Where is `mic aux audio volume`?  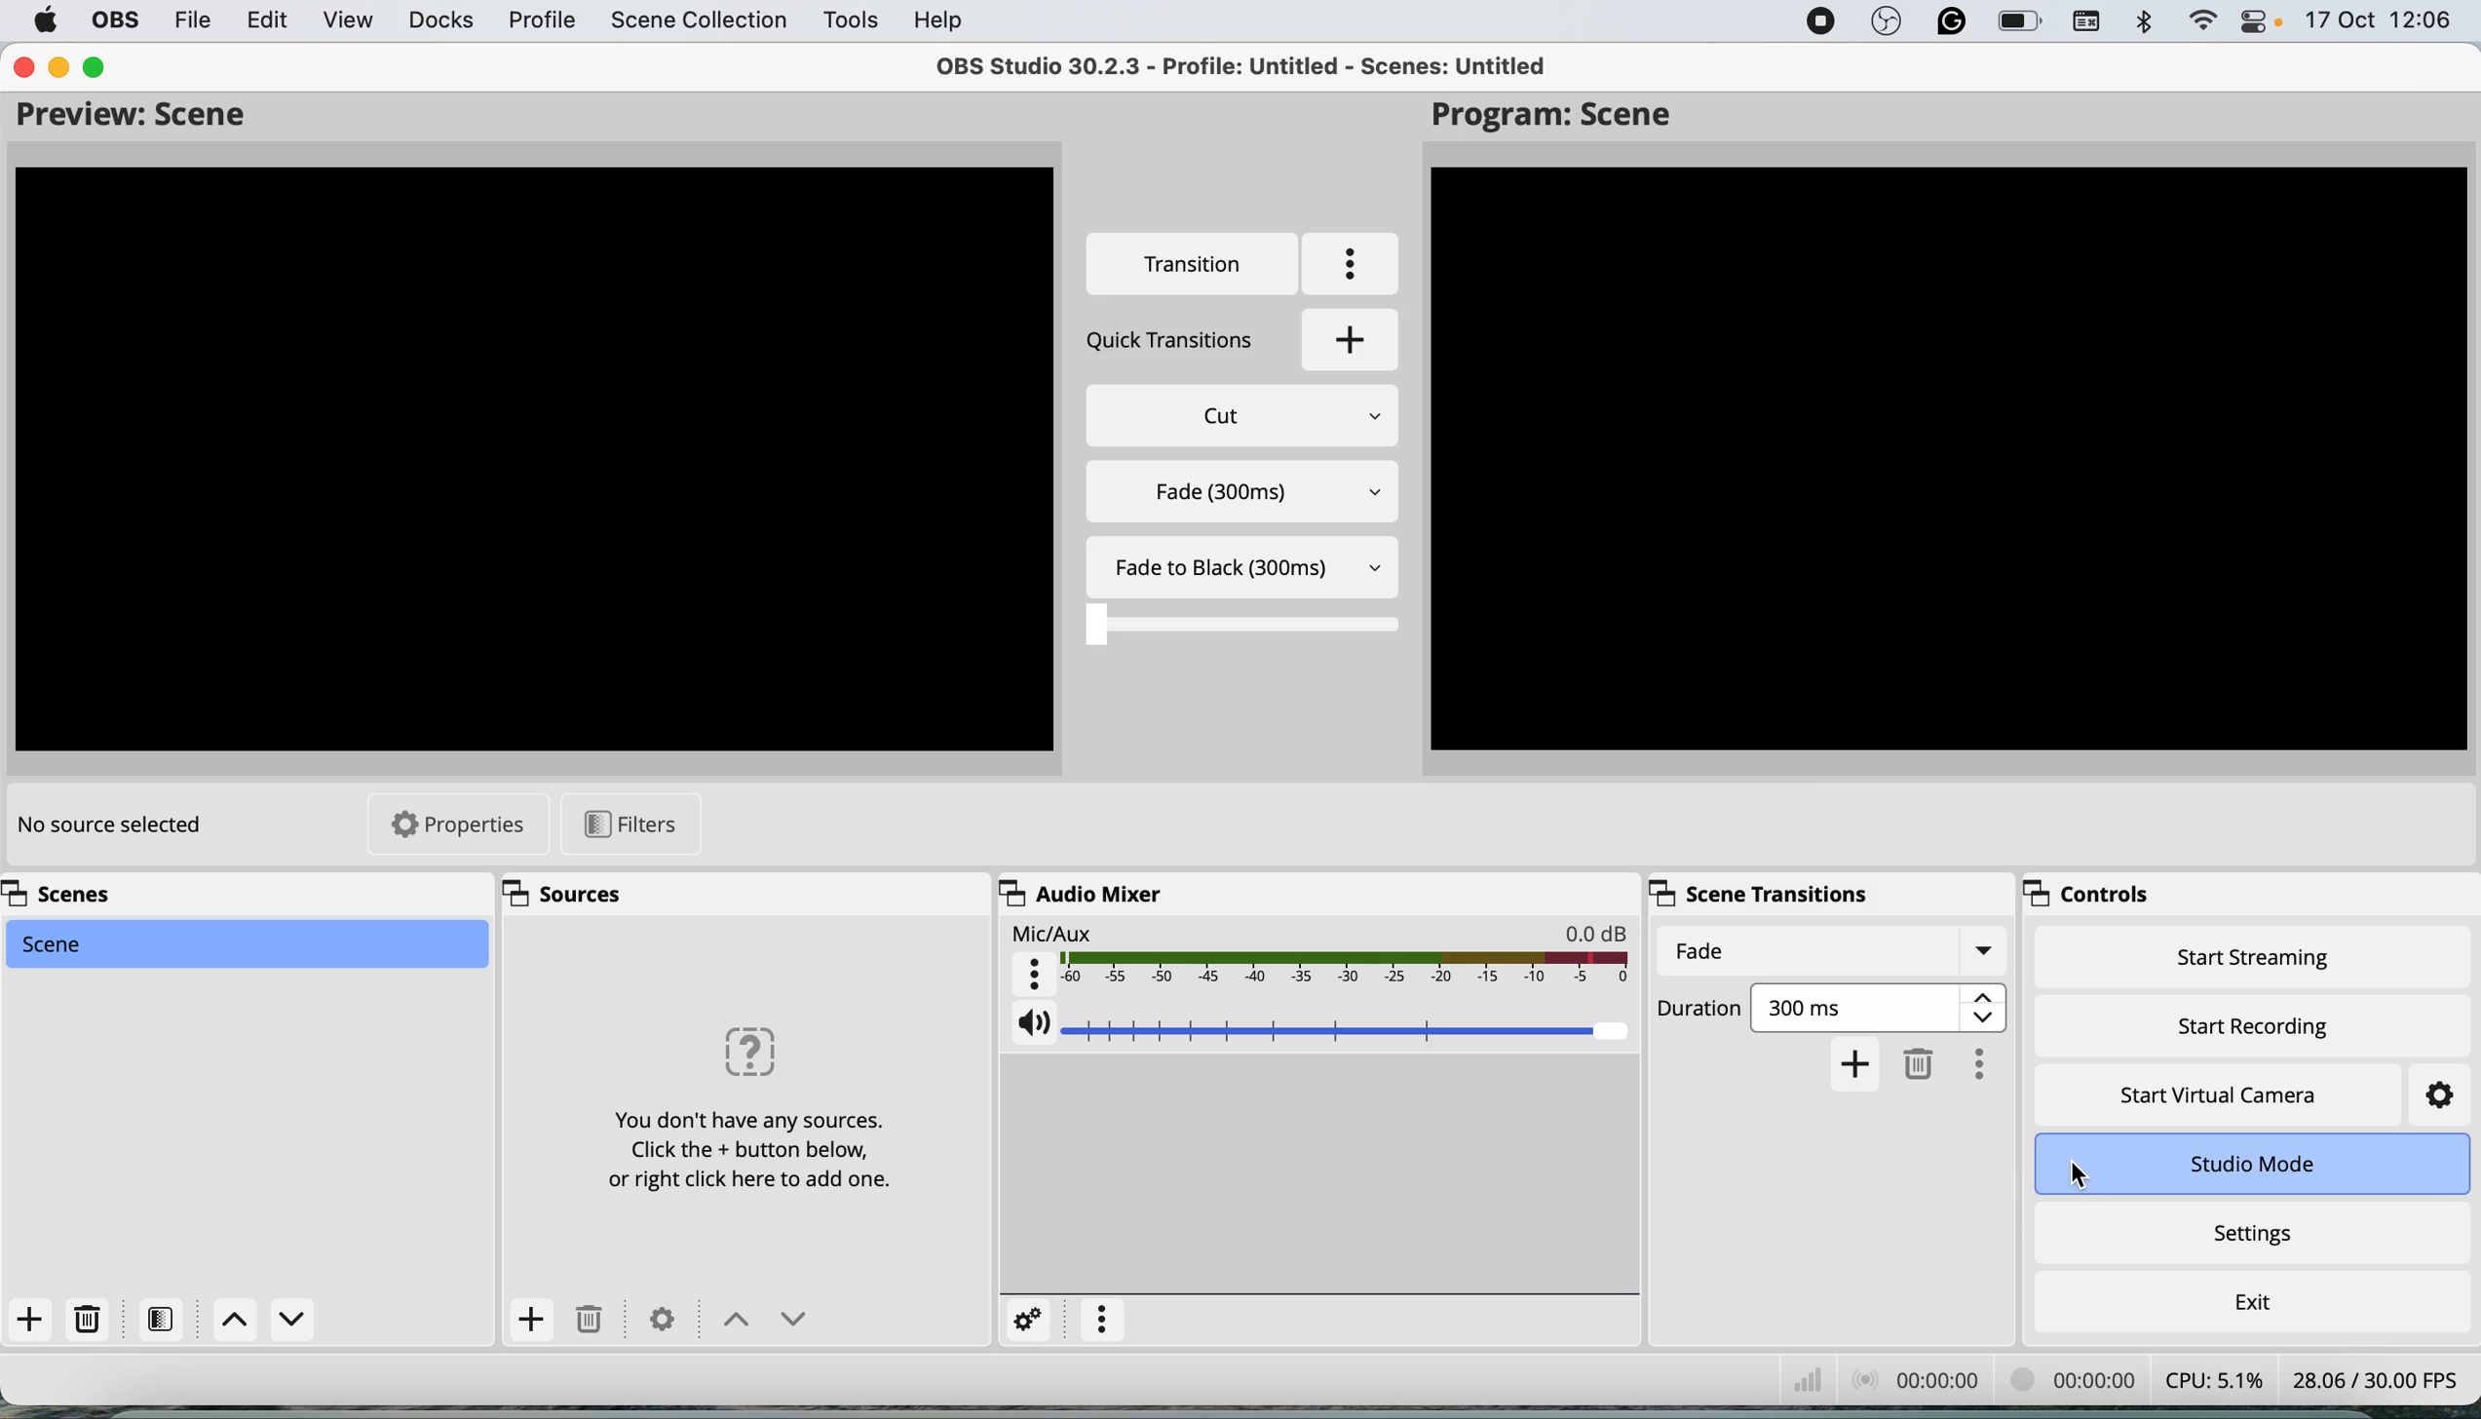 mic aux audio volume is located at coordinates (1326, 1023).